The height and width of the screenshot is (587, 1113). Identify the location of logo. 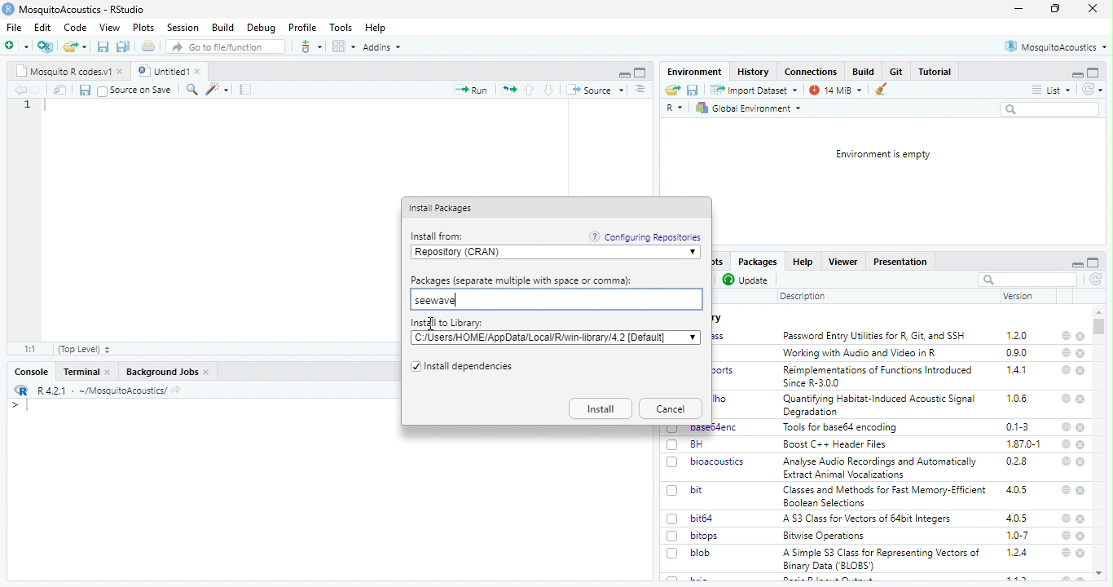
(8, 9).